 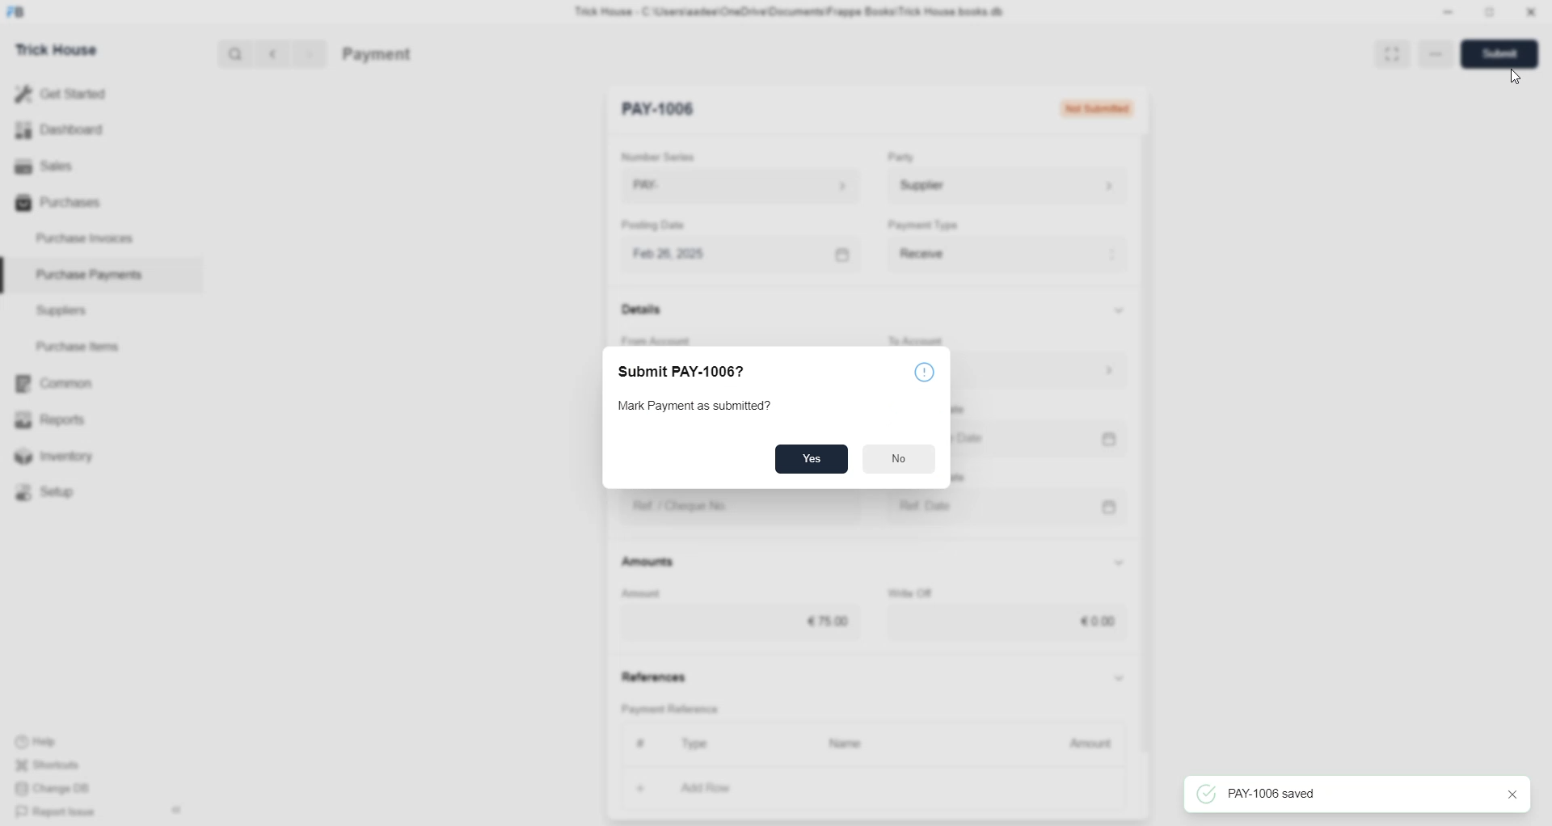 What do you see at coordinates (899, 457) in the screenshot?
I see `No` at bounding box center [899, 457].